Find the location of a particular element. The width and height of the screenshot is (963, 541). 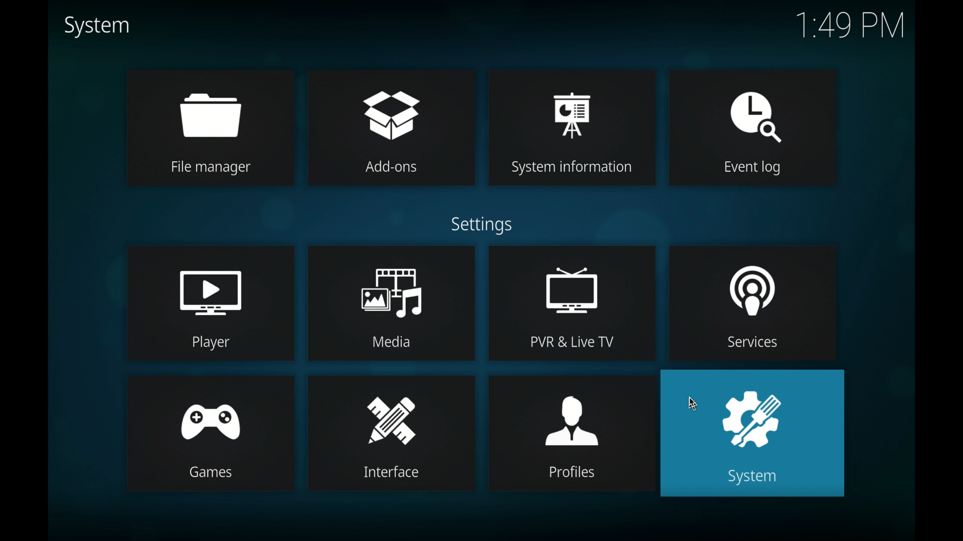

system information is located at coordinates (571, 126).